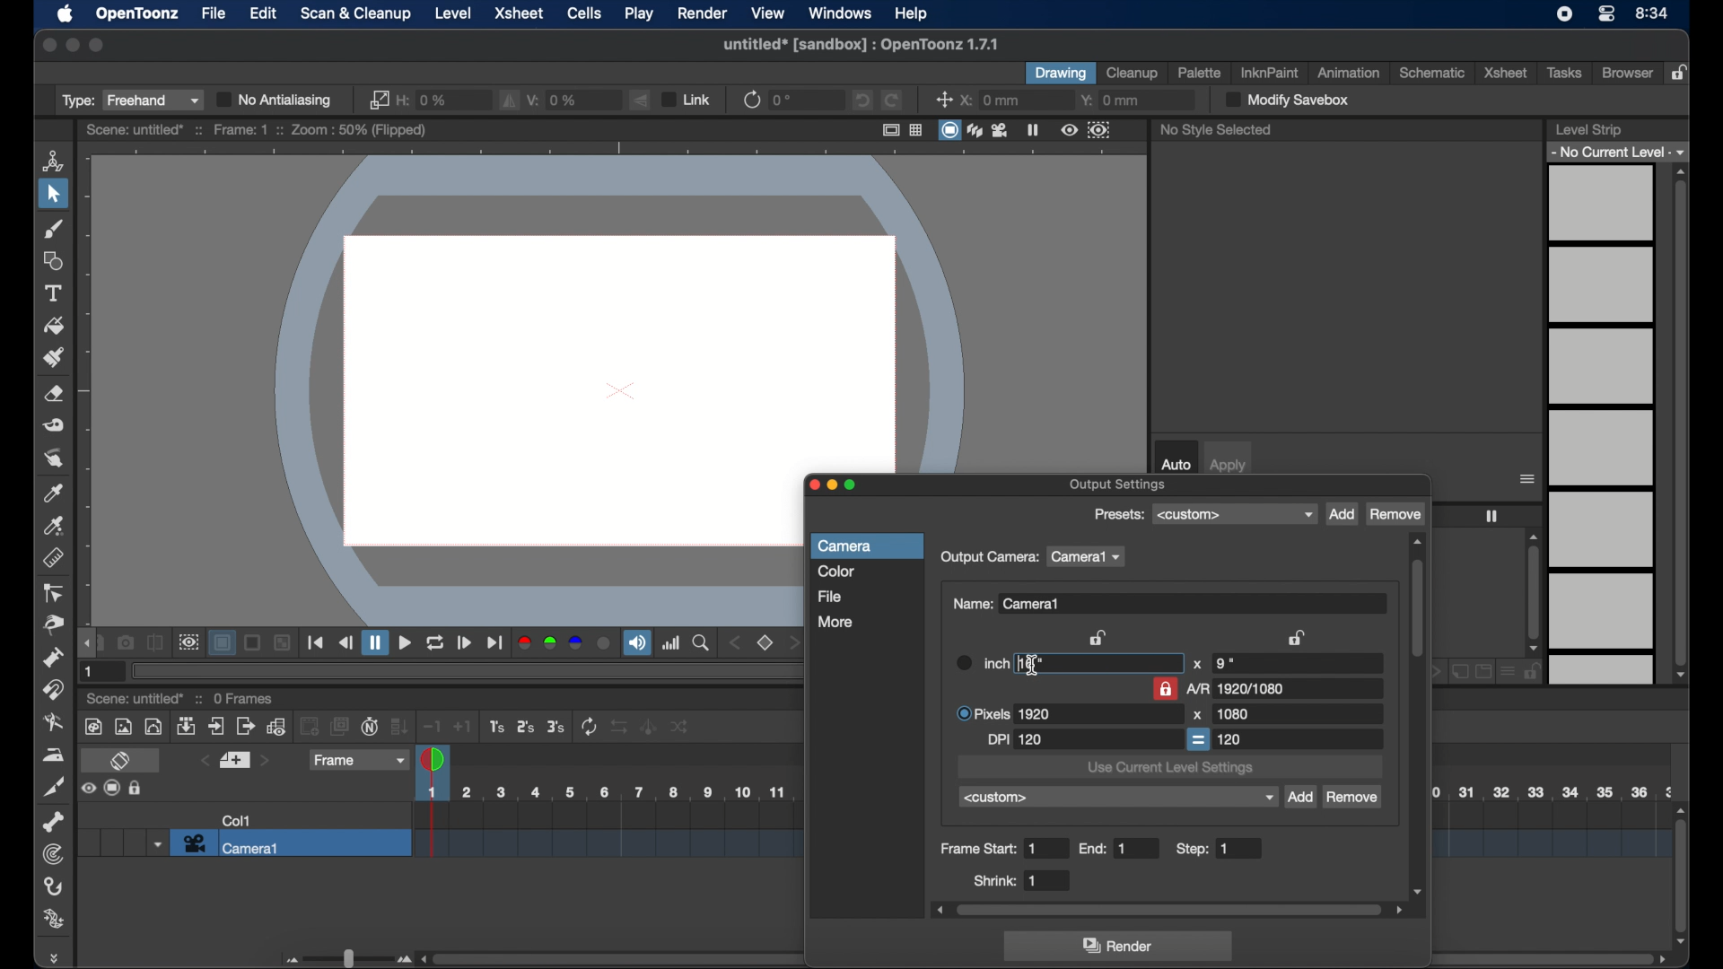  I want to click on x, so click(990, 100).